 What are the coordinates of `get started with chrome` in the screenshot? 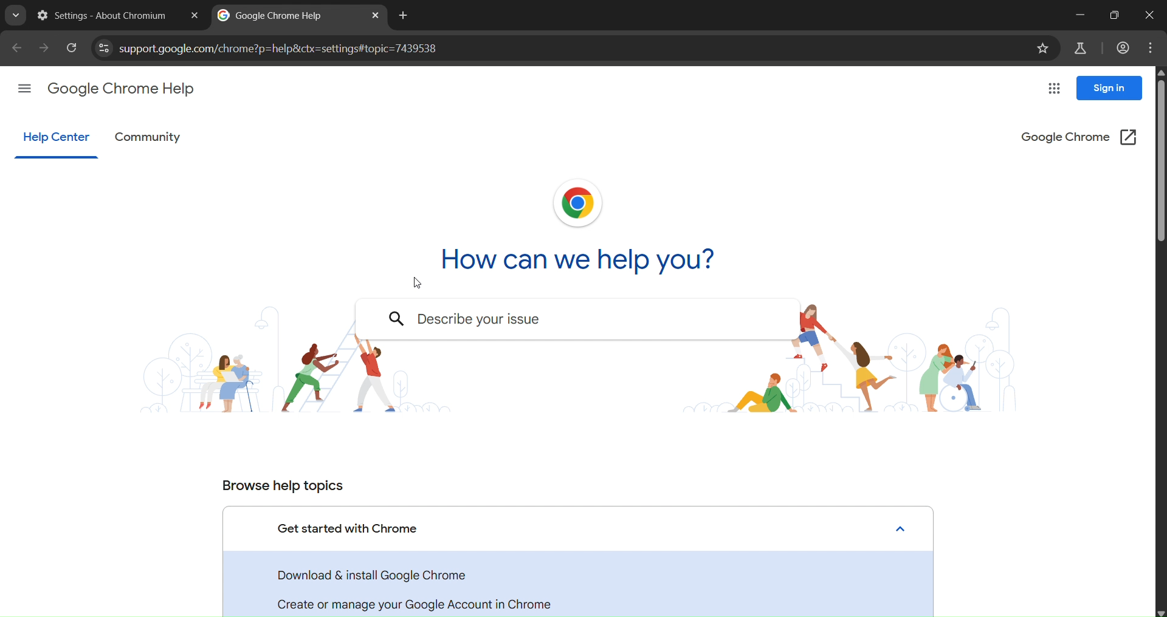 It's located at (353, 528).